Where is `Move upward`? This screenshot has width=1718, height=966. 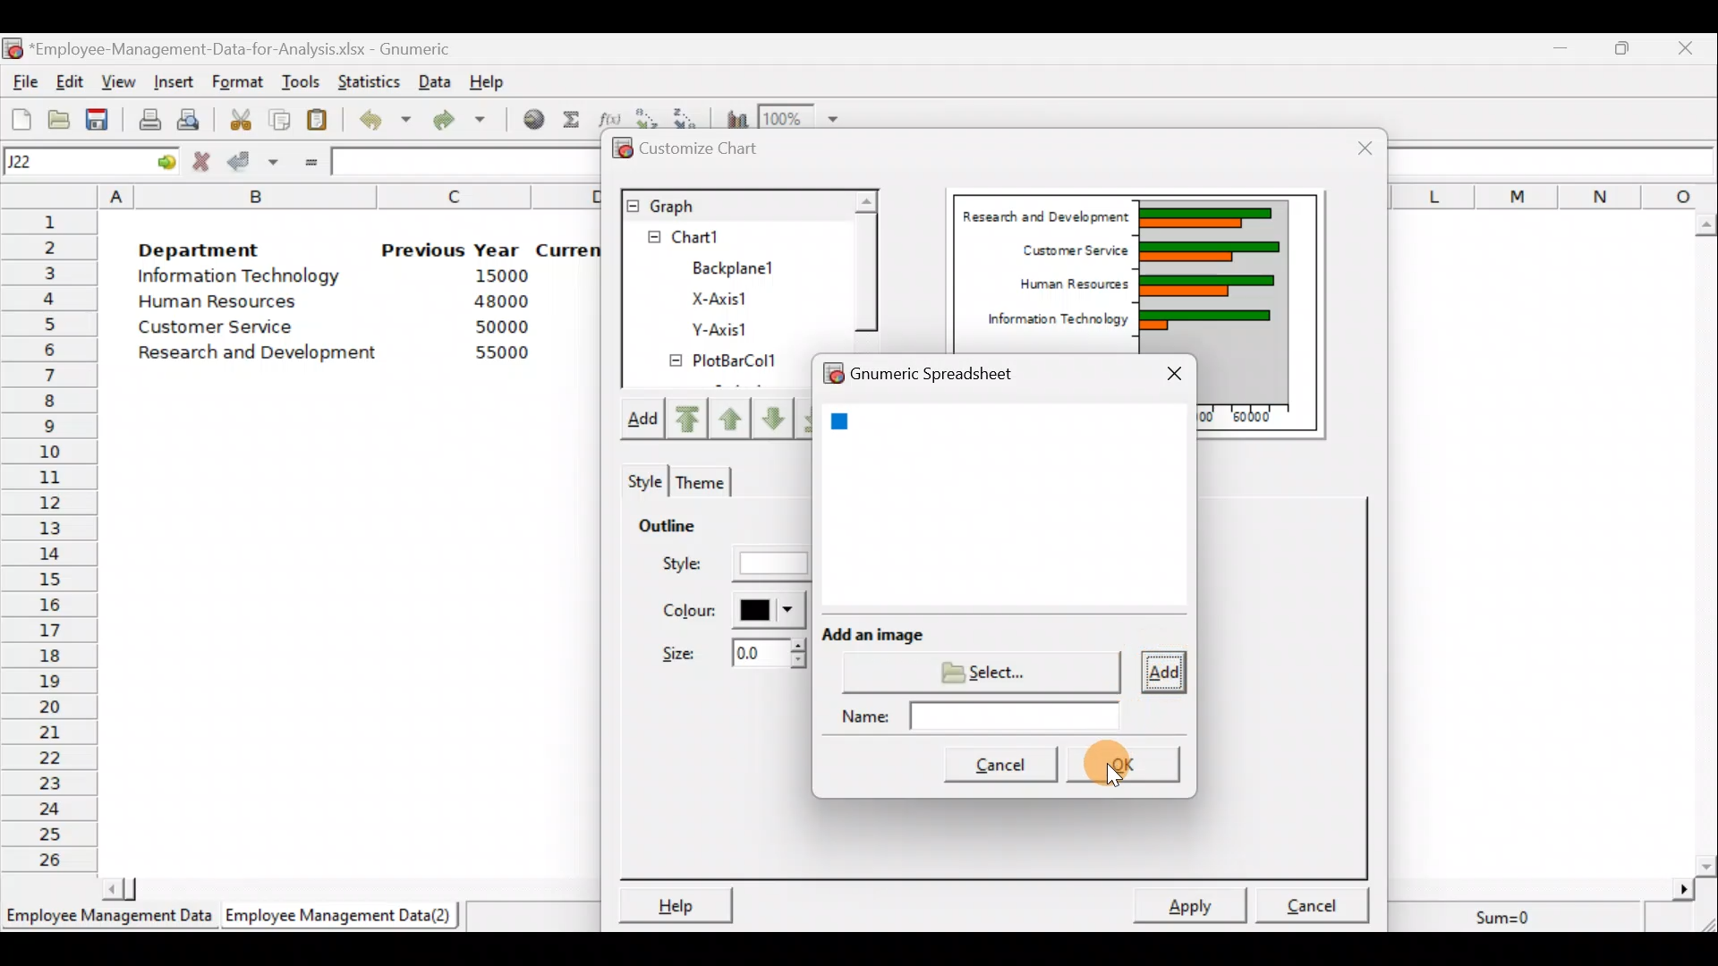 Move upward is located at coordinates (693, 418).